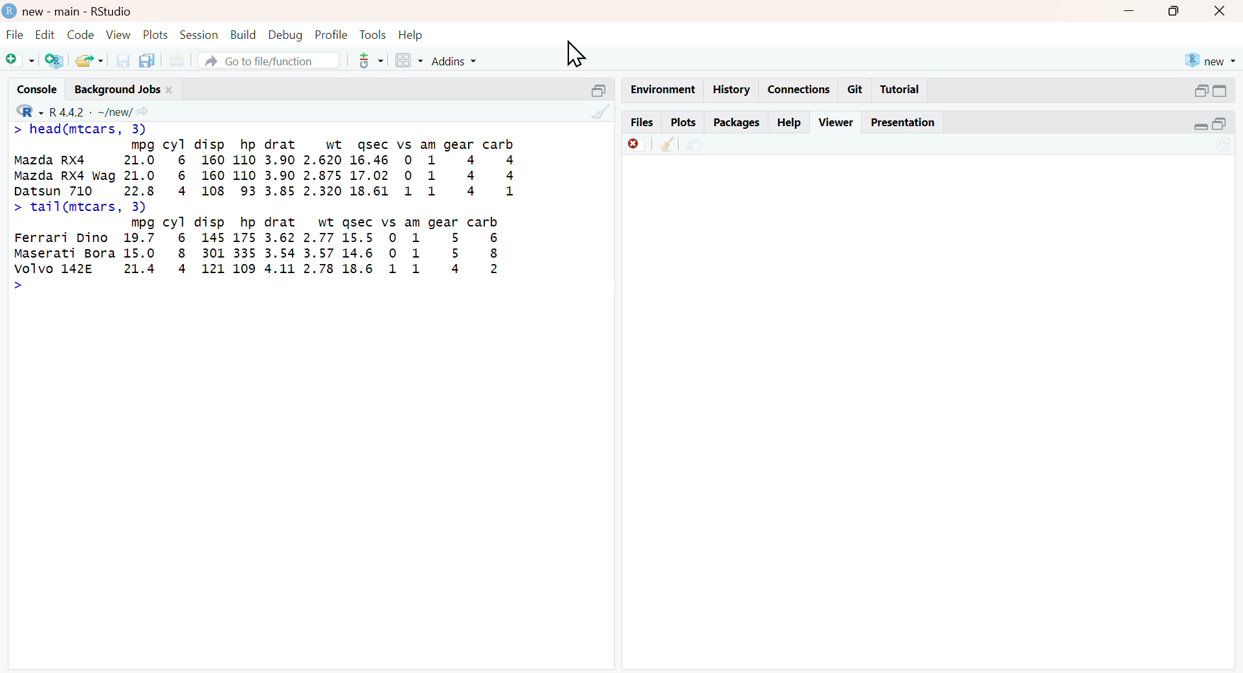 The image size is (1243, 673). What do you see at coordinates (85, 127) in the screenshot?
I see `> head(mtcars, 3)` at bounding box center [85, 127].